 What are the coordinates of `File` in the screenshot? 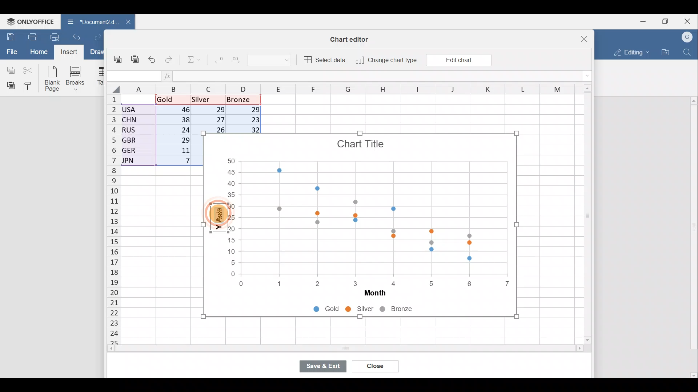 It's located at (10, 52).